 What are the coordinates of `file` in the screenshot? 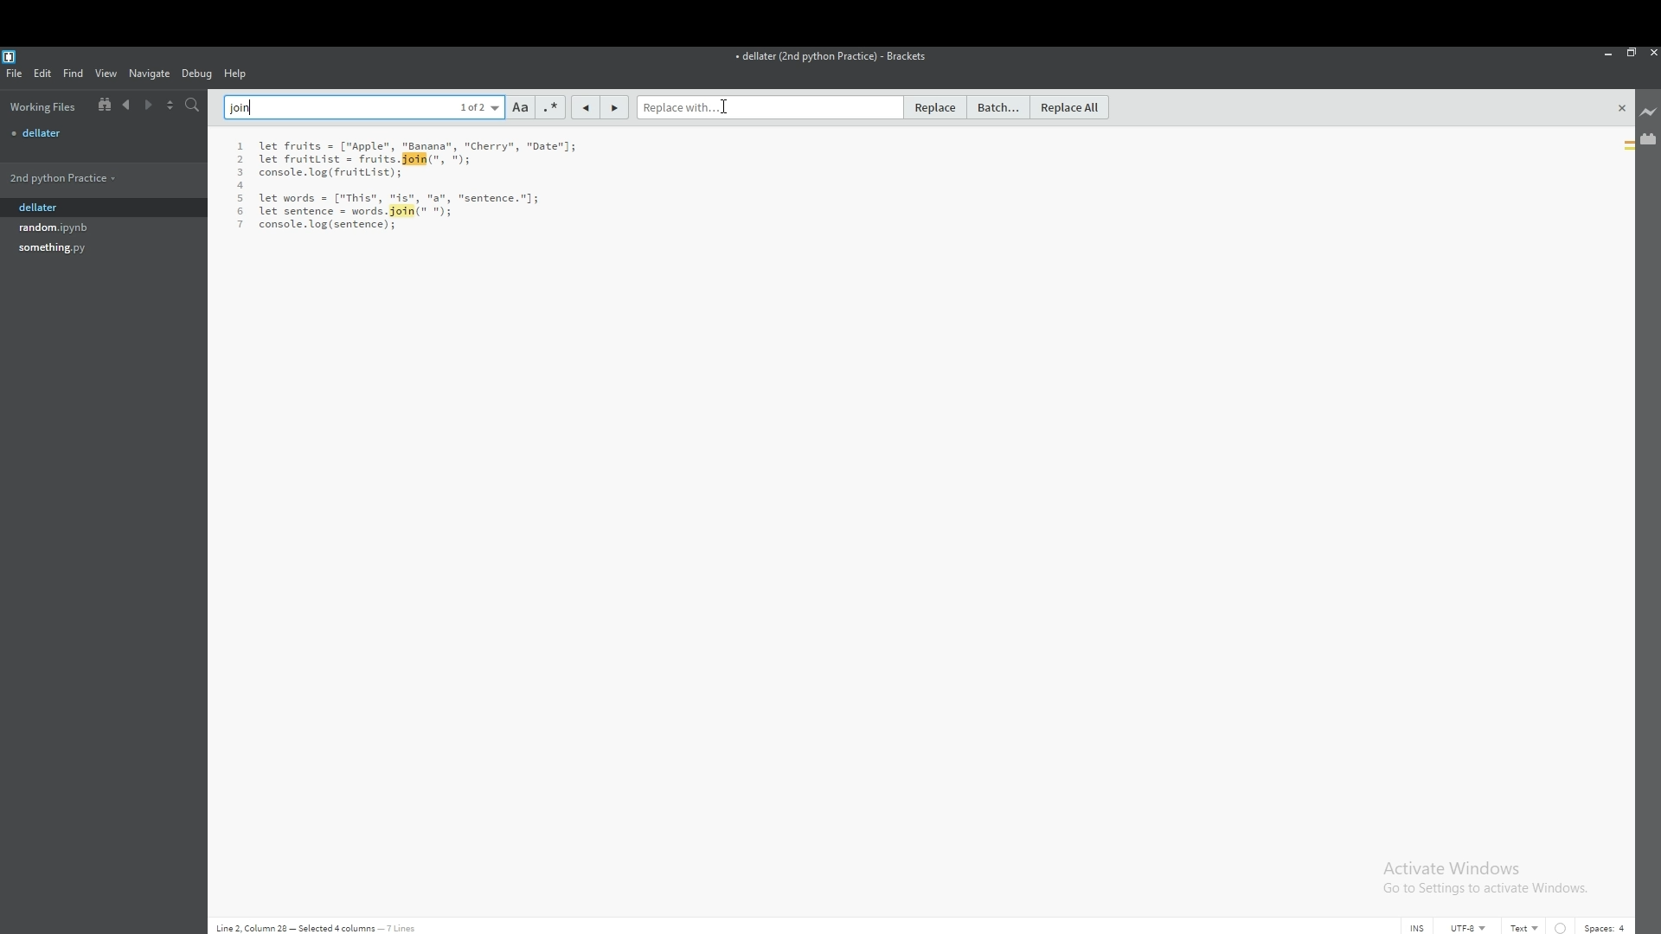 It's located at (16, 74).